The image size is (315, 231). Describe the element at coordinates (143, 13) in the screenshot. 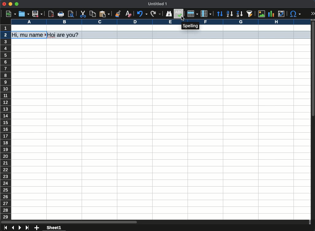

I see `undo` at that location.